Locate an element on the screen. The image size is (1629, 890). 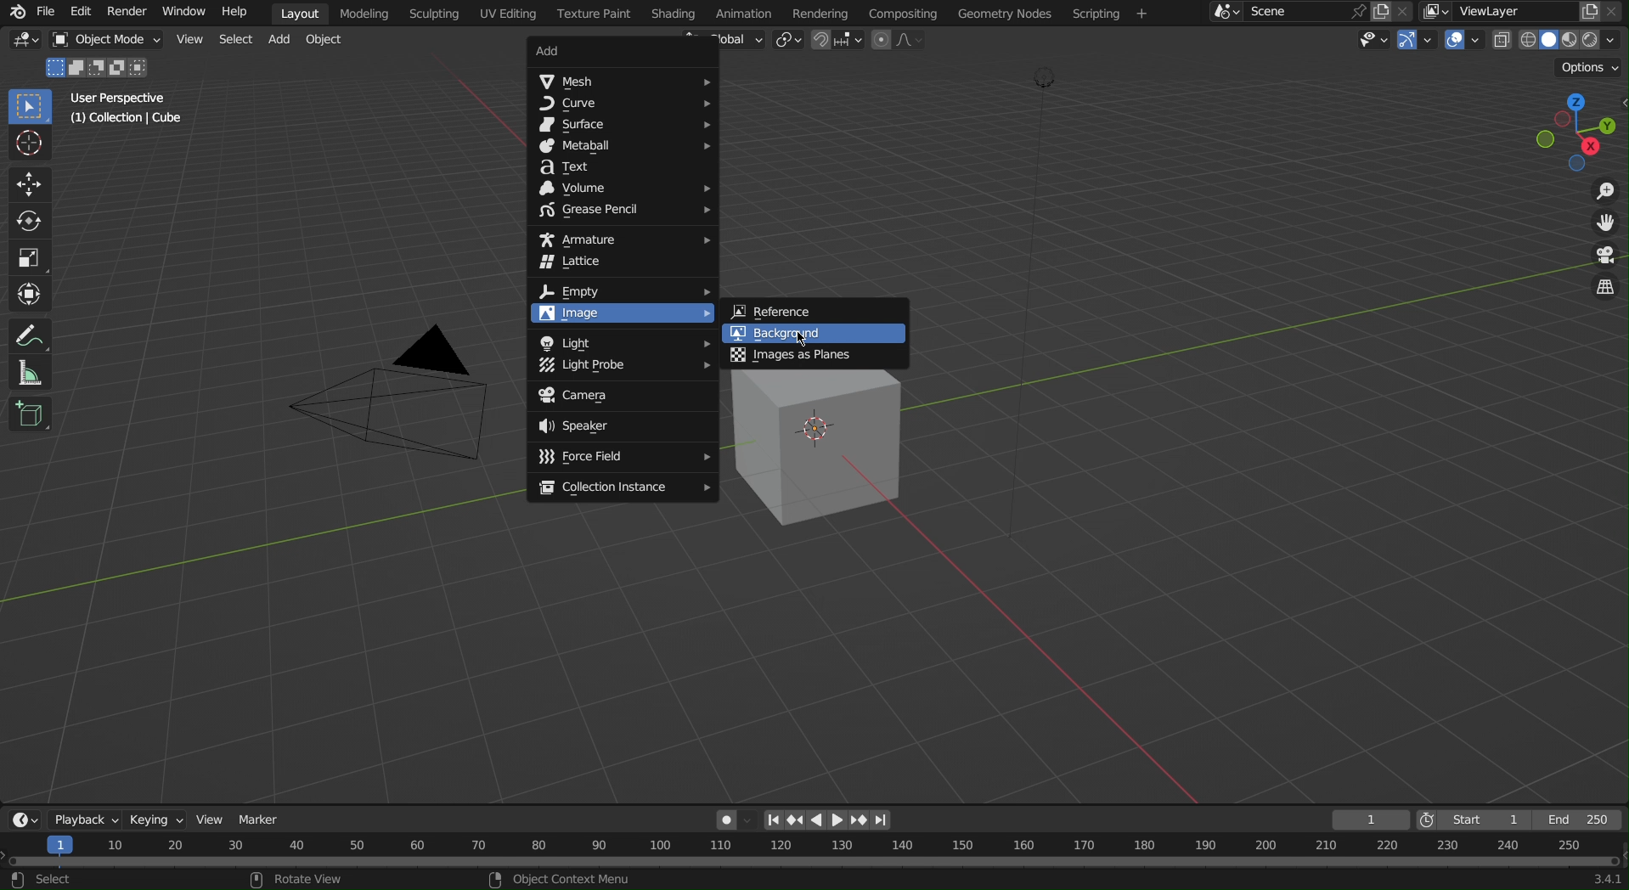
Add is located at coordinates (284, 42).